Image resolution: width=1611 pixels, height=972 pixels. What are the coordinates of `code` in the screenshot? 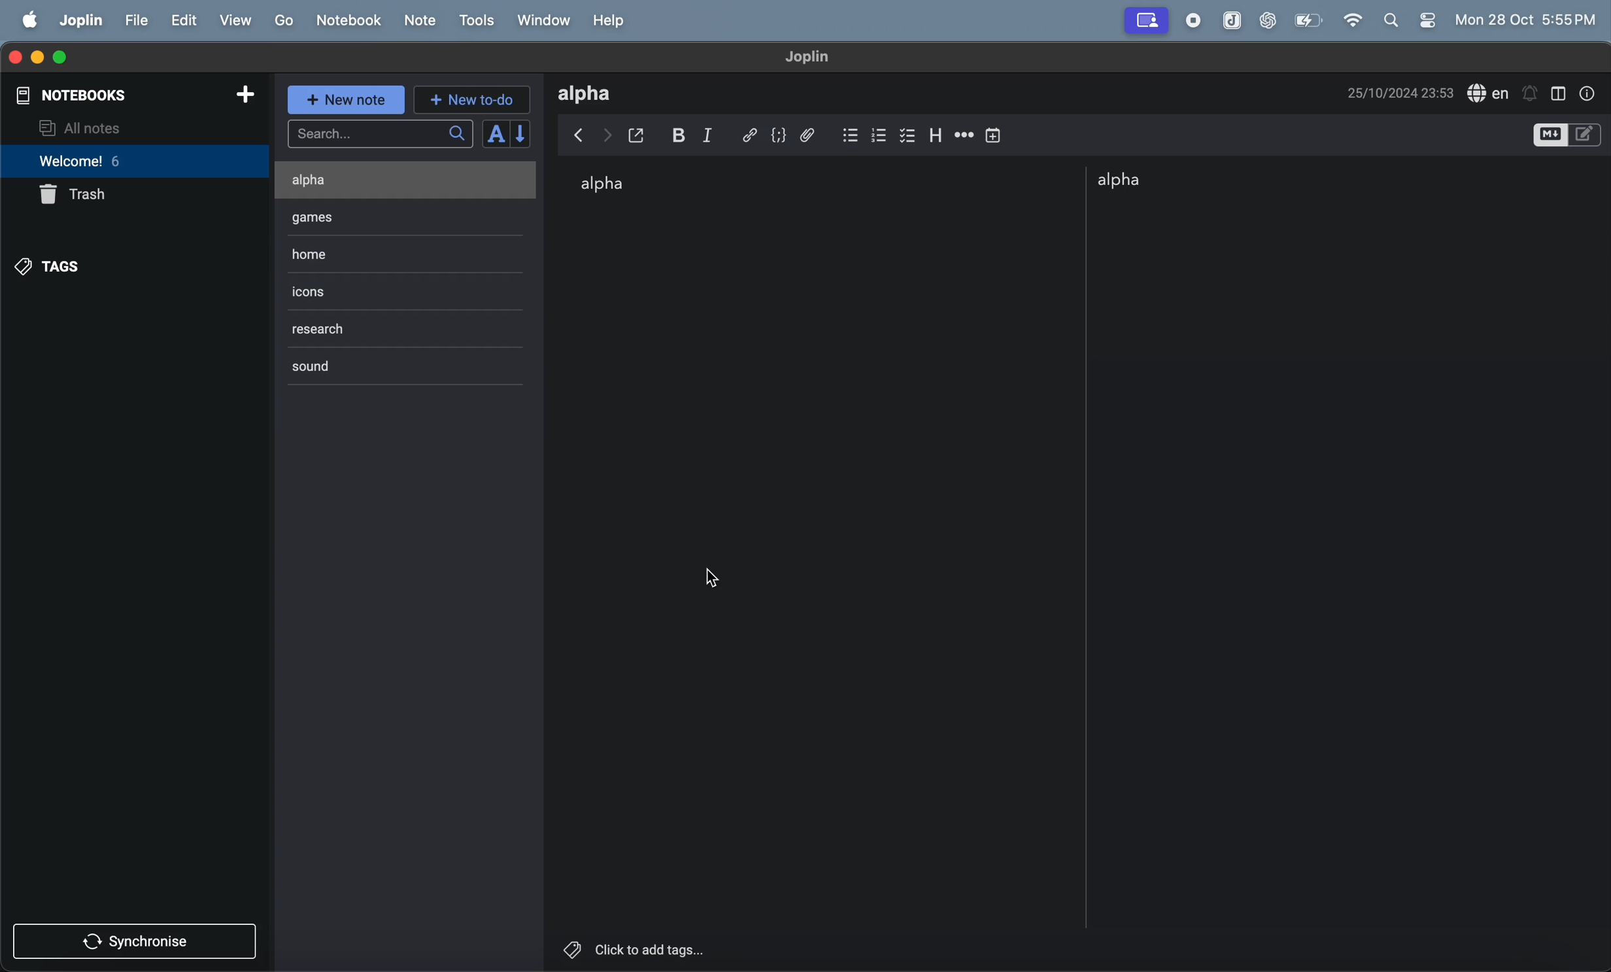 It's located at (783, 135).